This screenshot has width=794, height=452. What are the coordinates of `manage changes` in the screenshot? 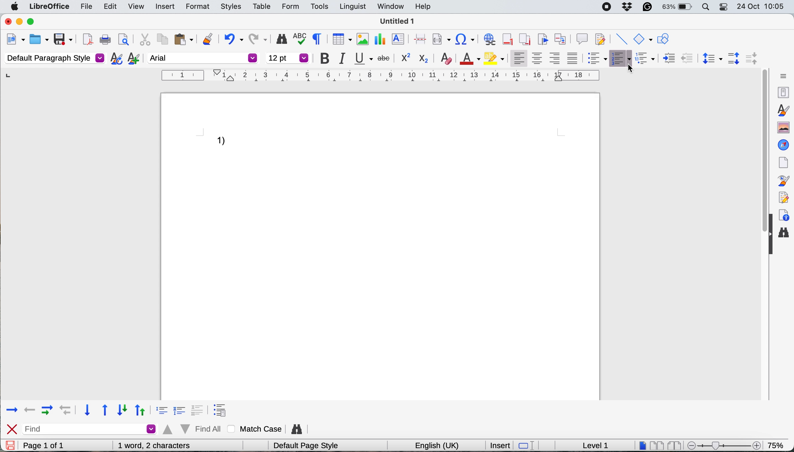 It's located at (782, 197).